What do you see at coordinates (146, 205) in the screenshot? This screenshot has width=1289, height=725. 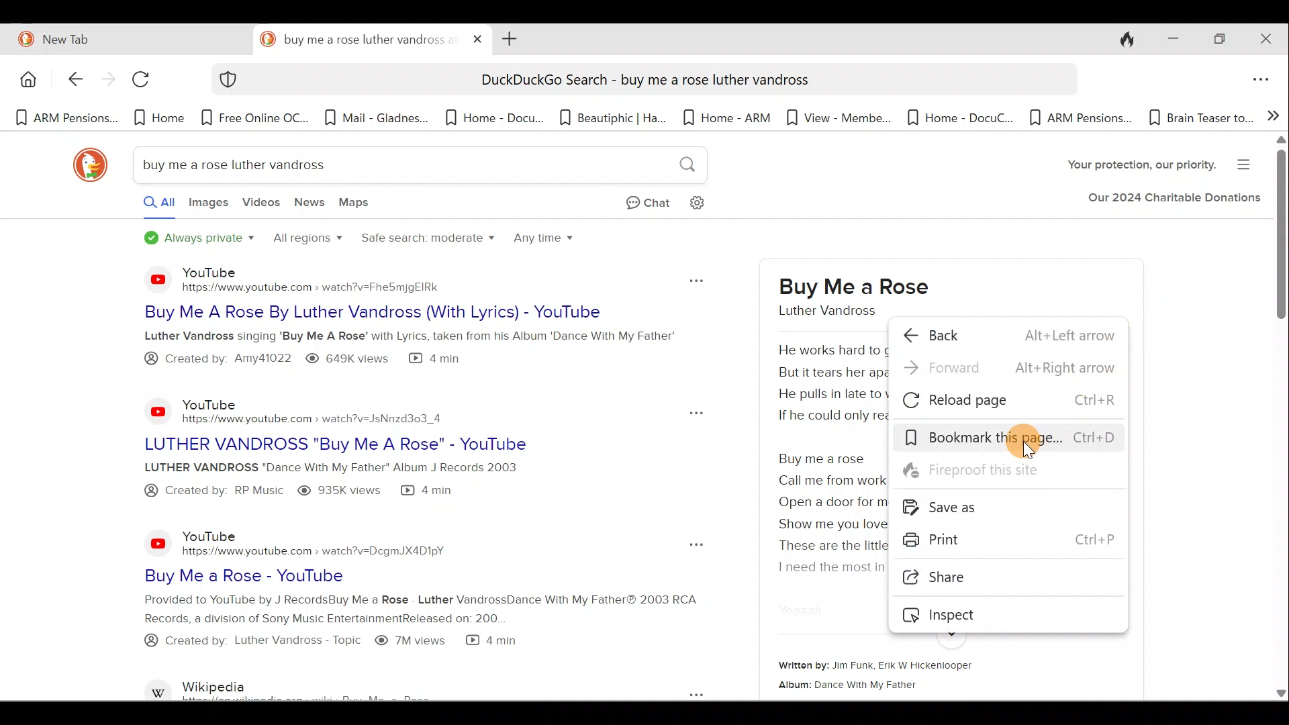 I see `All` at bounding box center [146, 205].